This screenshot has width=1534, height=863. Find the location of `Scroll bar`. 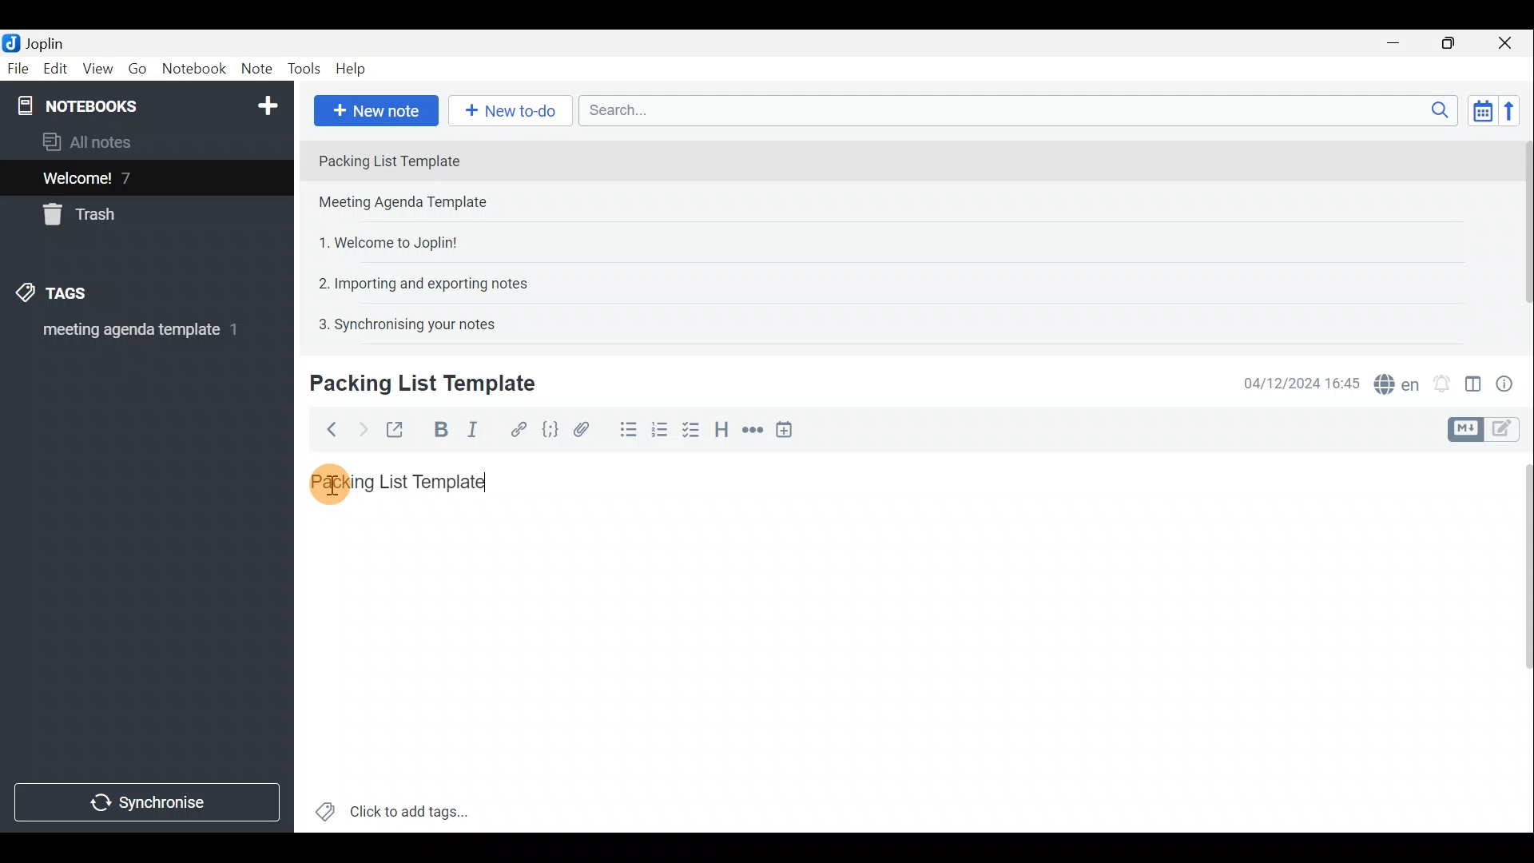

Scroll bar is located at coordinates (1520, 640).